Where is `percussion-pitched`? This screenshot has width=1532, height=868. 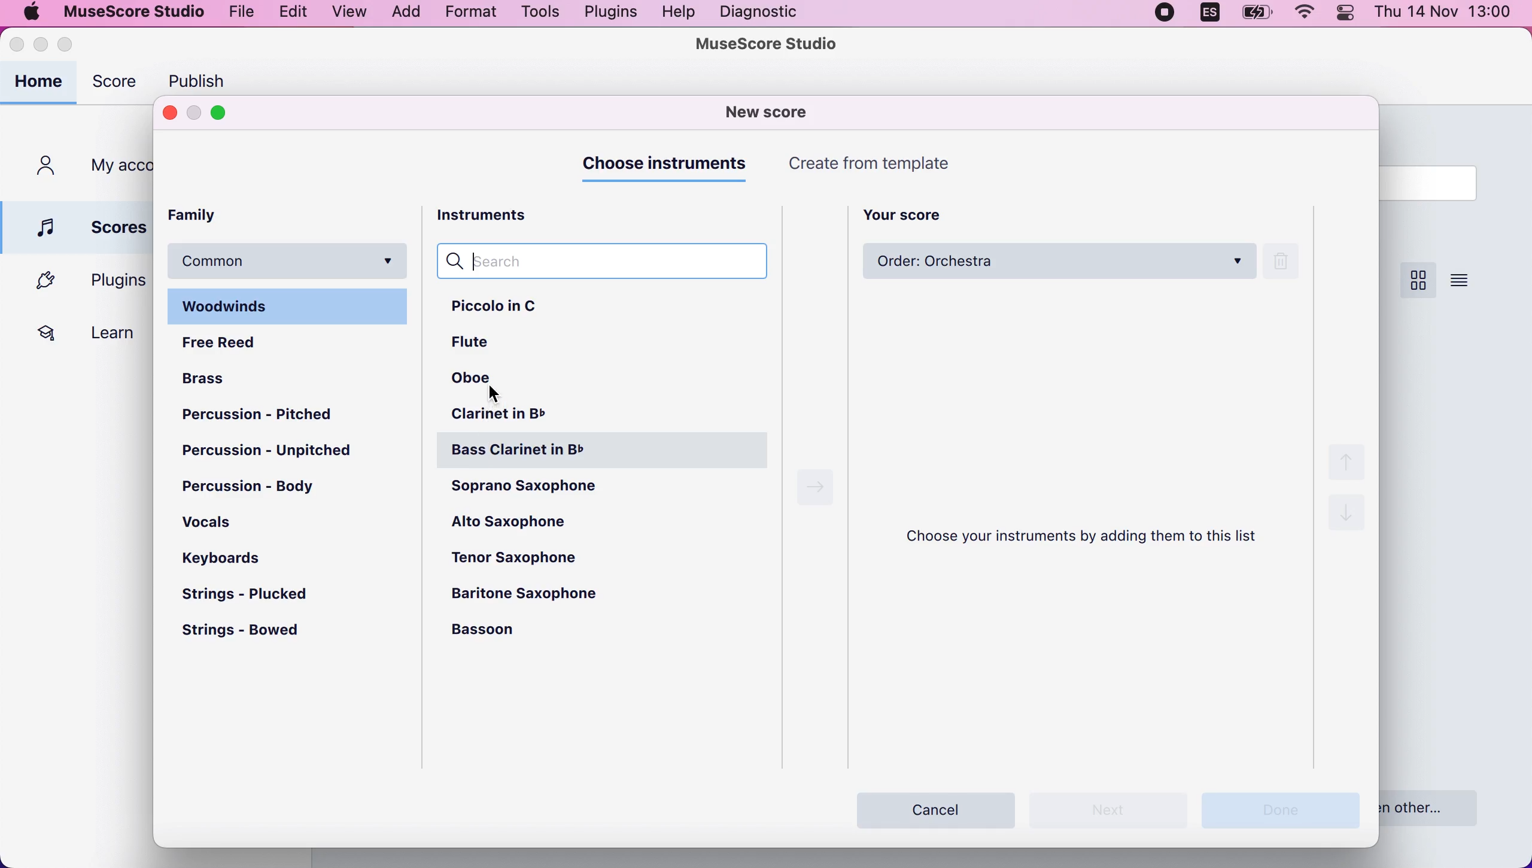
percussion-pitched is located at coordinates (270, 415).